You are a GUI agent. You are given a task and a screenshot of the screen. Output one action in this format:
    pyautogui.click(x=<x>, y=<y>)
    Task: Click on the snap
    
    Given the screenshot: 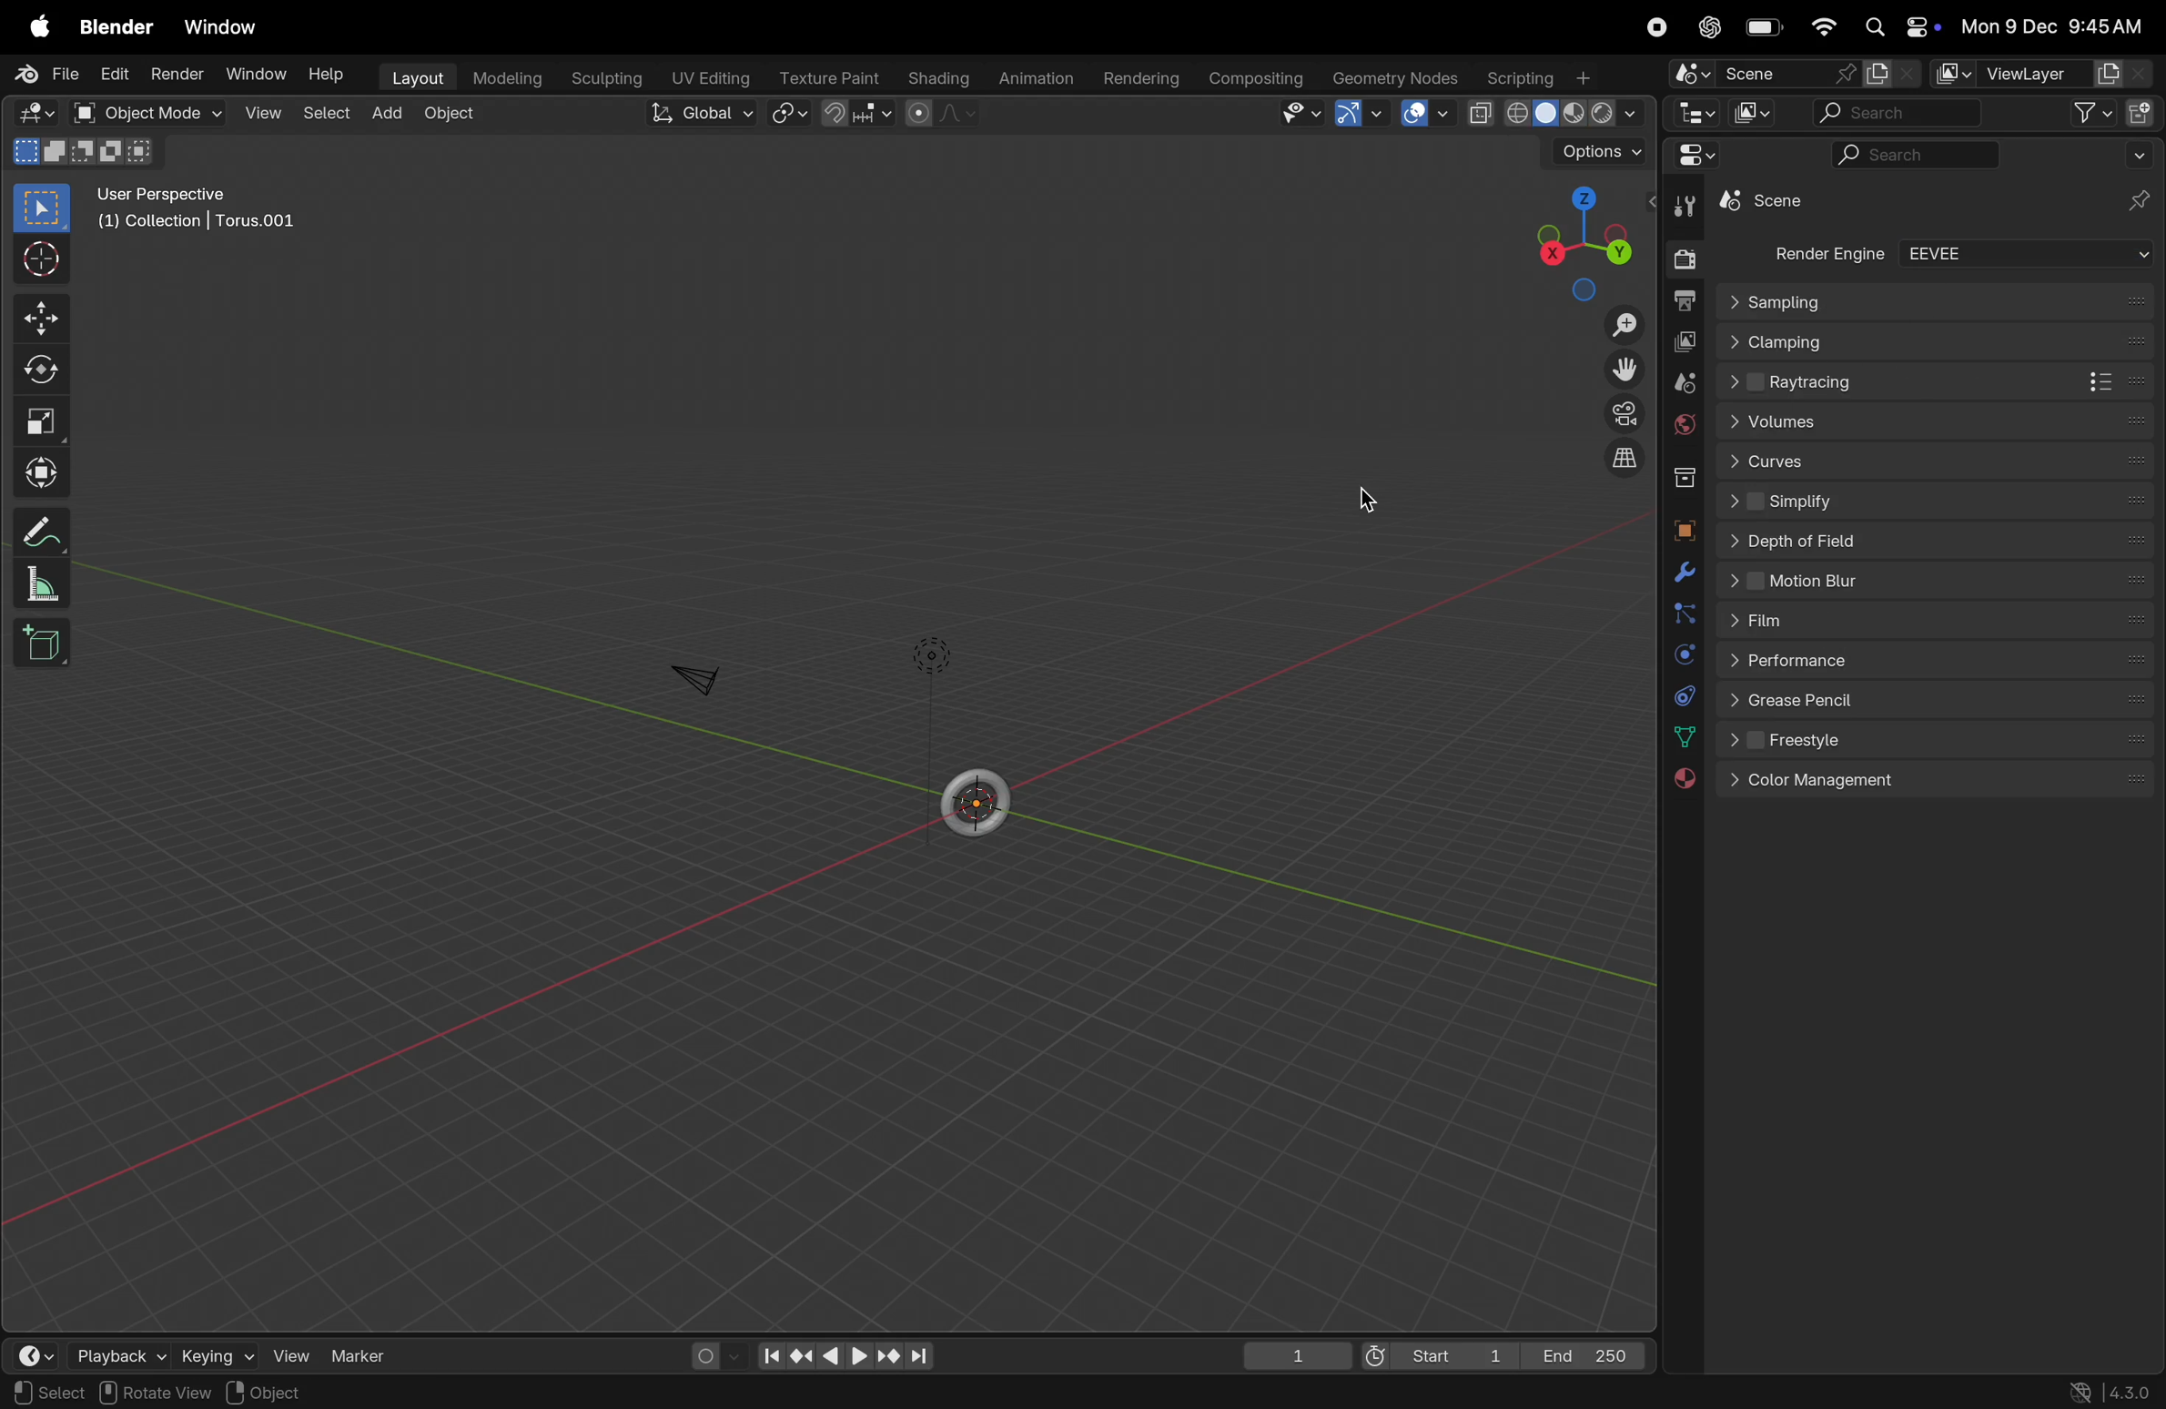 What is the action you would take?
    pyautogui.click(x=855, y=116)
    